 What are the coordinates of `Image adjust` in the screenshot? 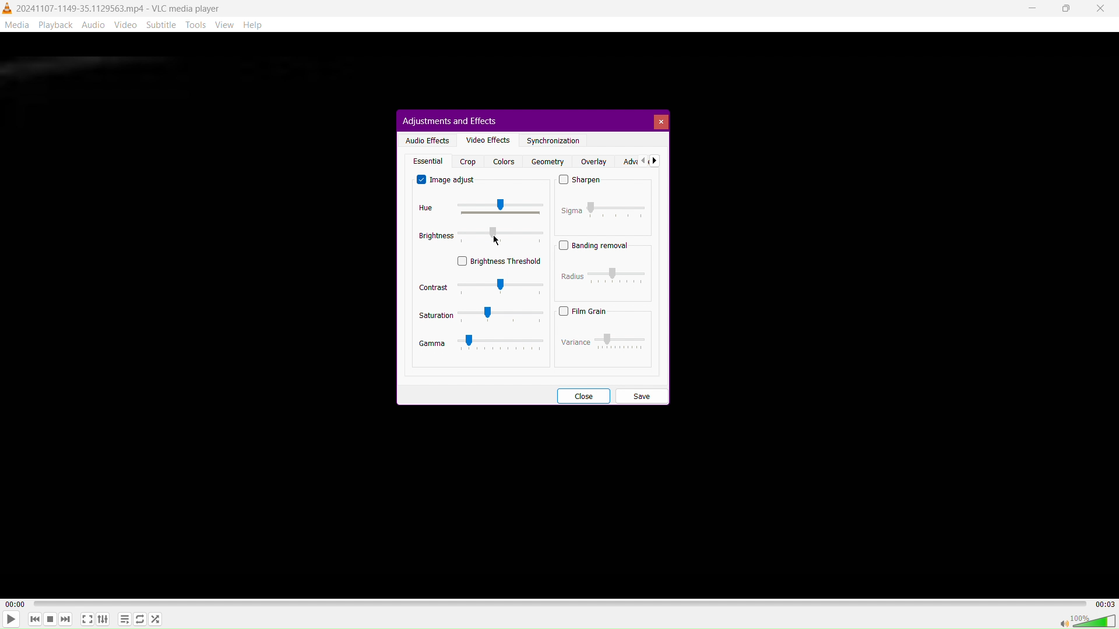 It's located at (448, 179).